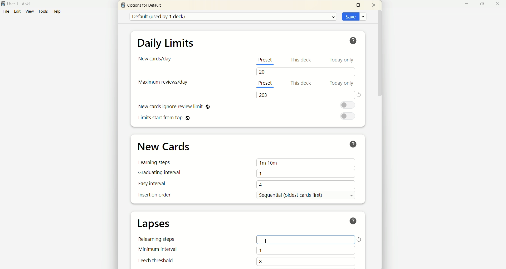 The width and height of the screenshot is (506, 269). I want to click on 20, so click(307, 72).